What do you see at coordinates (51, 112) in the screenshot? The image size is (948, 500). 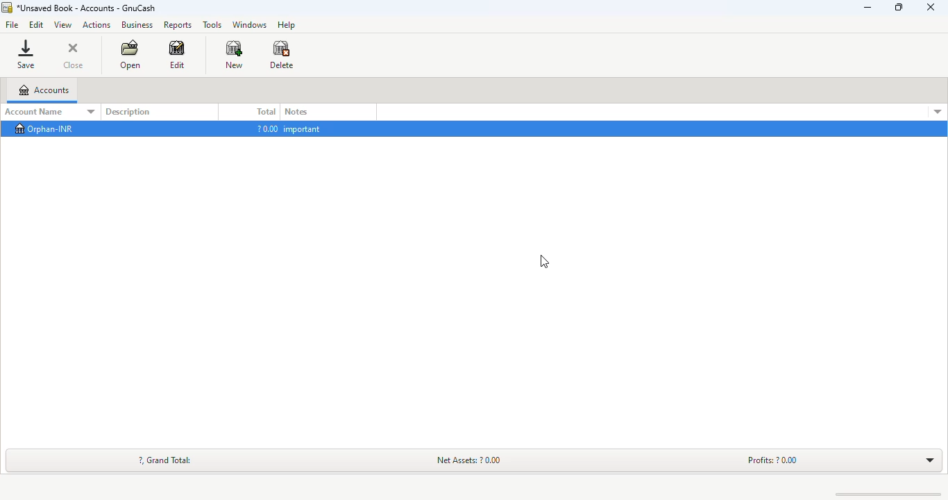 I see `account name` at bounding box center [51, 112].